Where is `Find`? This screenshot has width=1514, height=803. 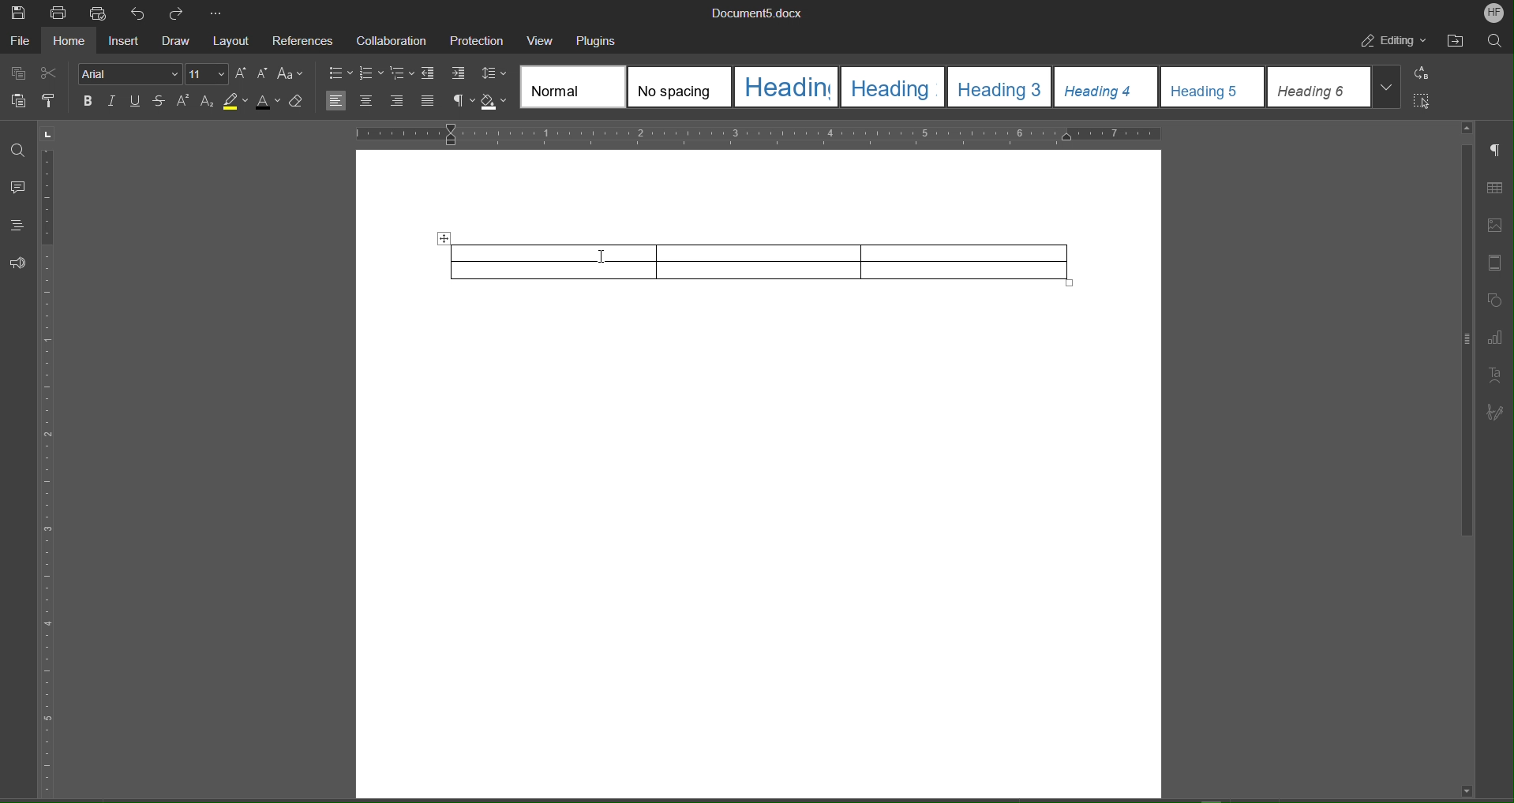 Find is located at coordinates (18, 151).